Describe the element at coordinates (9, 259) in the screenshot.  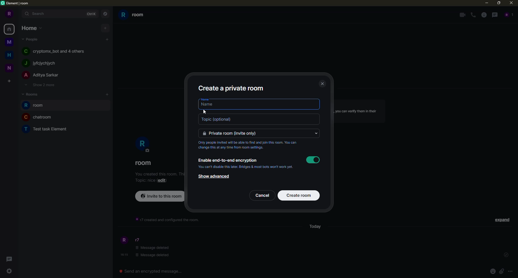
I see `threads` at that location.